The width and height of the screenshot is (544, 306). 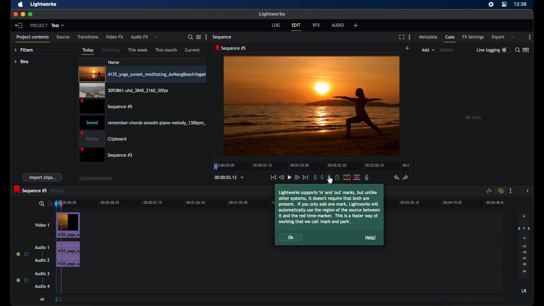 I want to click on project contents, so click(x=32, y=39).